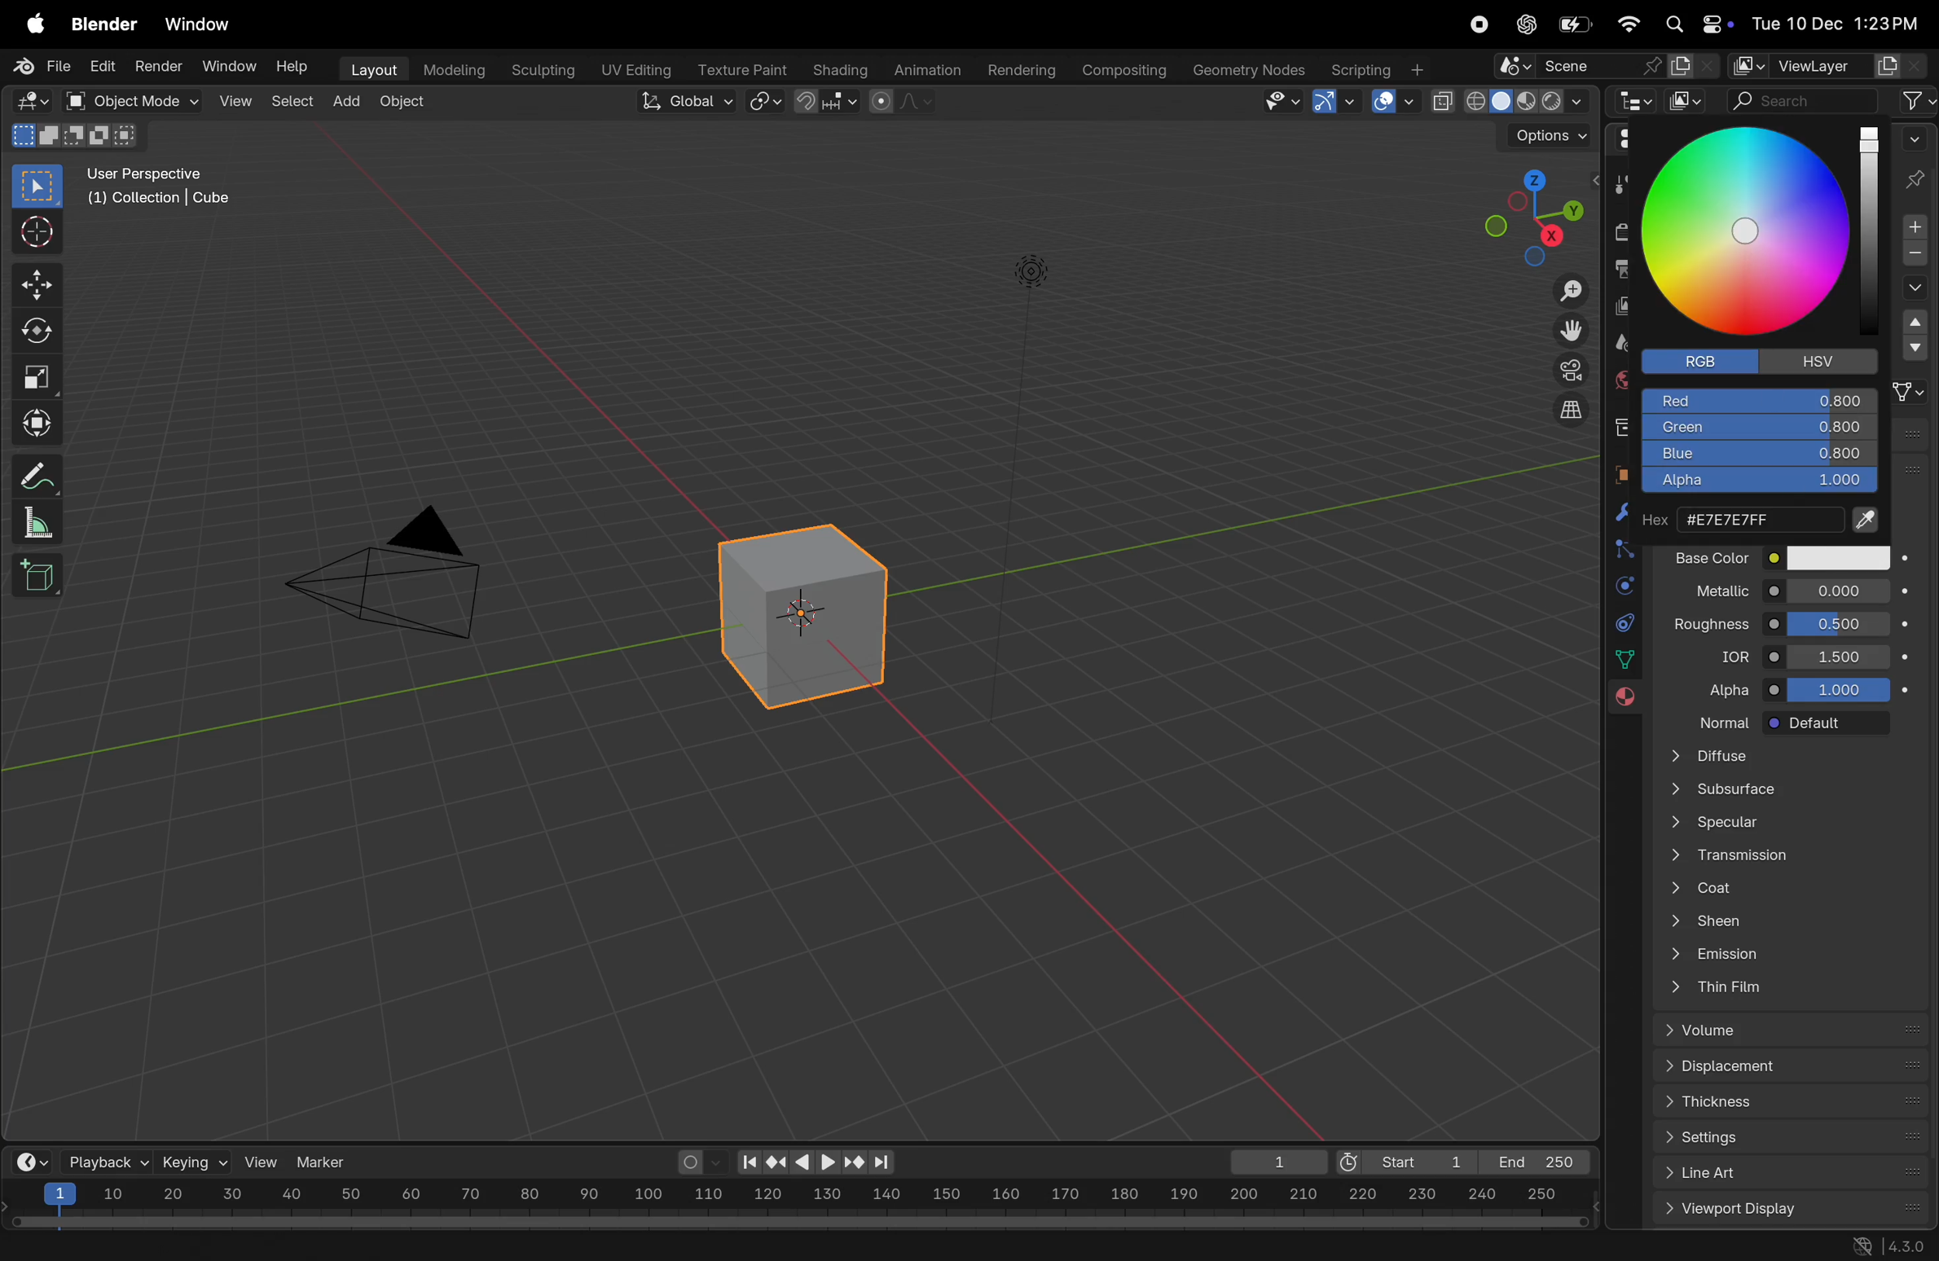 Image resolution: width=1939 pixels, height=1261 pixels. What do you see at coordinates (1538, 136) in the screenshot?
I see `options` at bounding box center [1538, 136].